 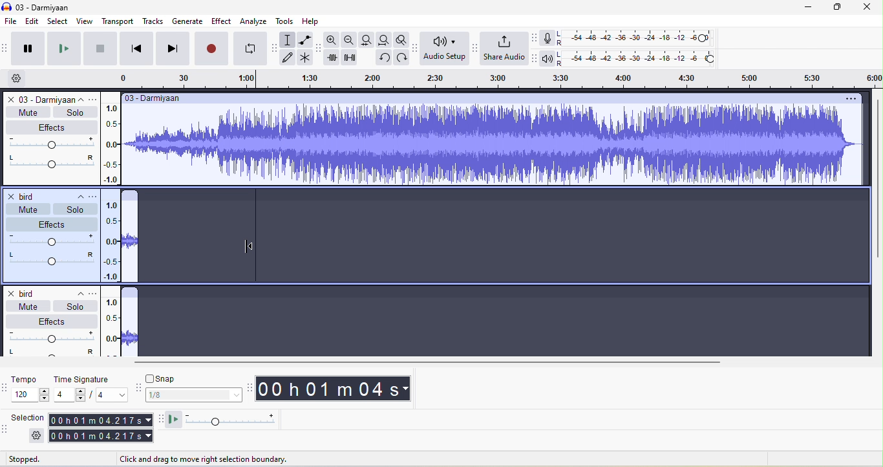 I want to click on pan:center, so click(x=50, y=353).